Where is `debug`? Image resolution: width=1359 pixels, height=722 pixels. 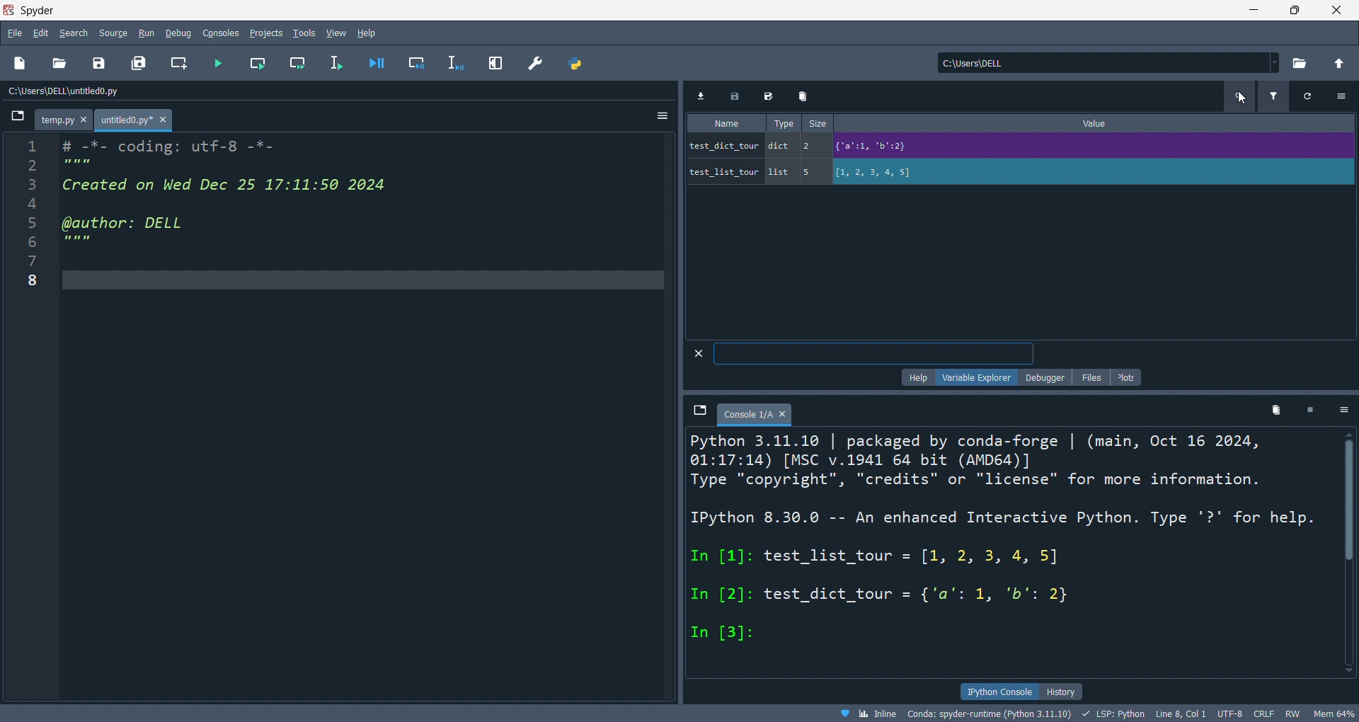 debug is located at coordinates (178, 32).